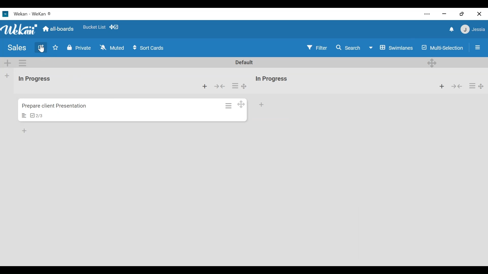 The height and width of the screenshot is (274, 488). Describe the element at coordinates (473, 29) in the screenshot. I see `Member` at that location.